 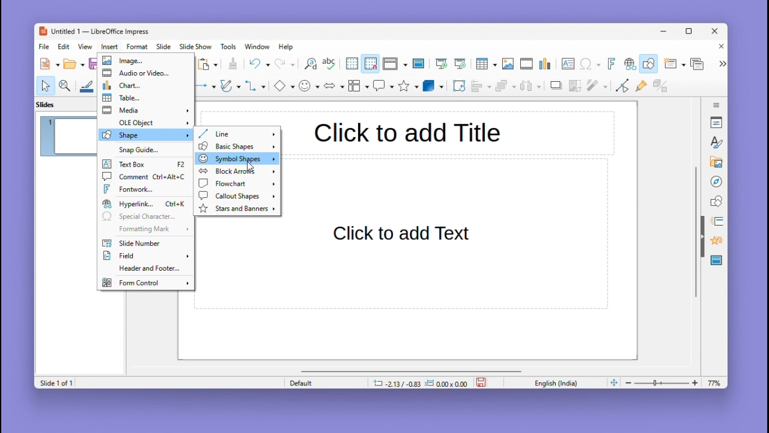 I want to click on Hyperlink for mat, so click(x=146, y=204).